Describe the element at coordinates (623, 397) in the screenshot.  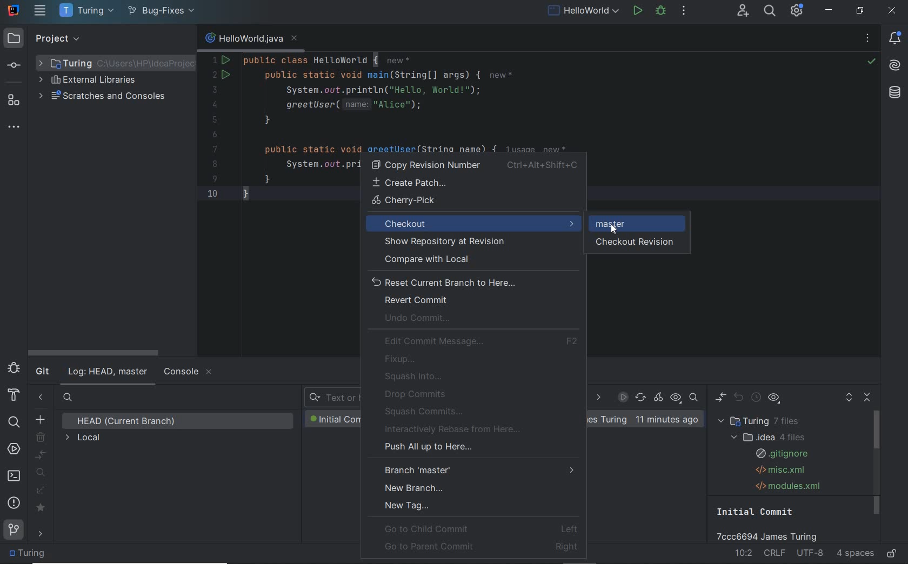
I see `ENABLE GIT LOG INDEXING` at that location.